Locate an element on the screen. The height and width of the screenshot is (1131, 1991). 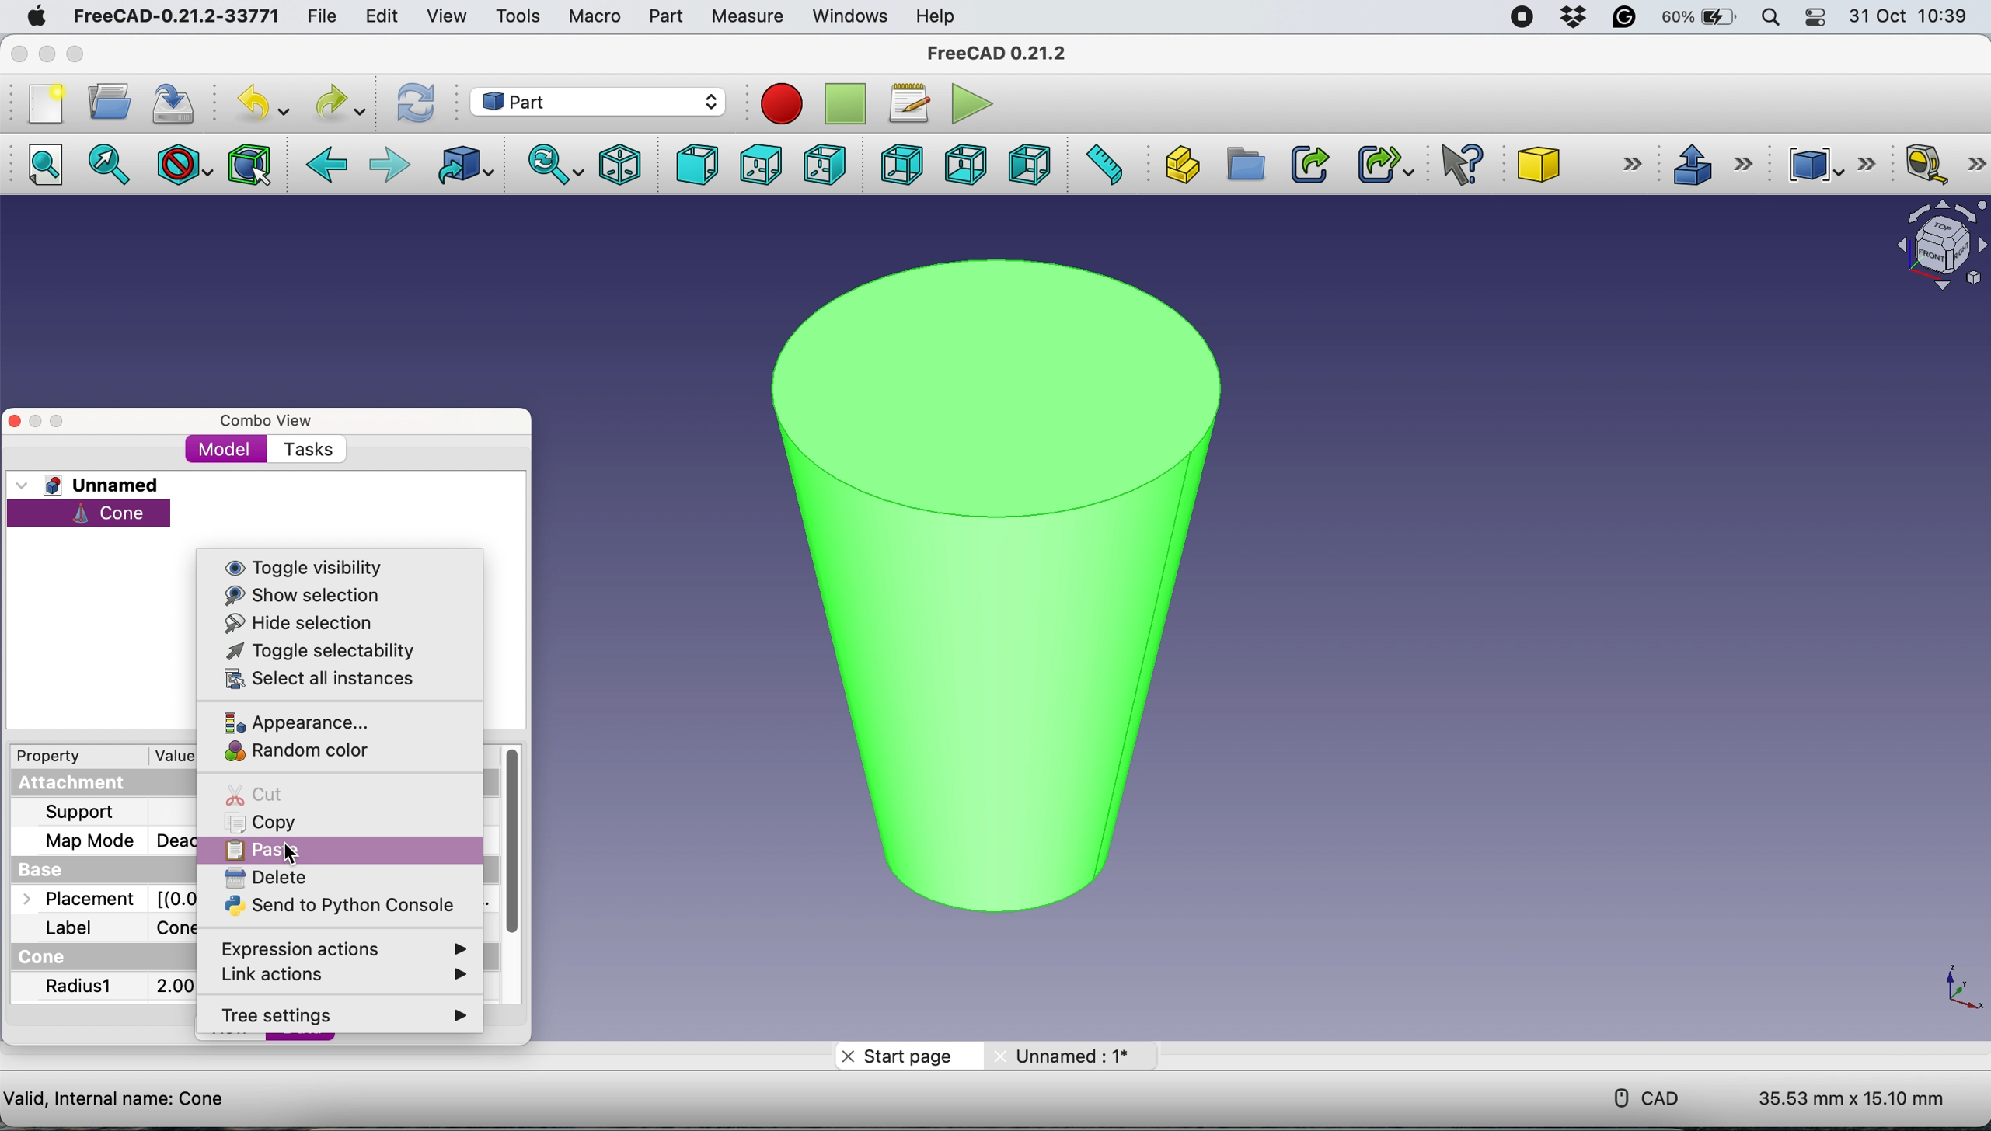
support is located at coordinates (83, 813).